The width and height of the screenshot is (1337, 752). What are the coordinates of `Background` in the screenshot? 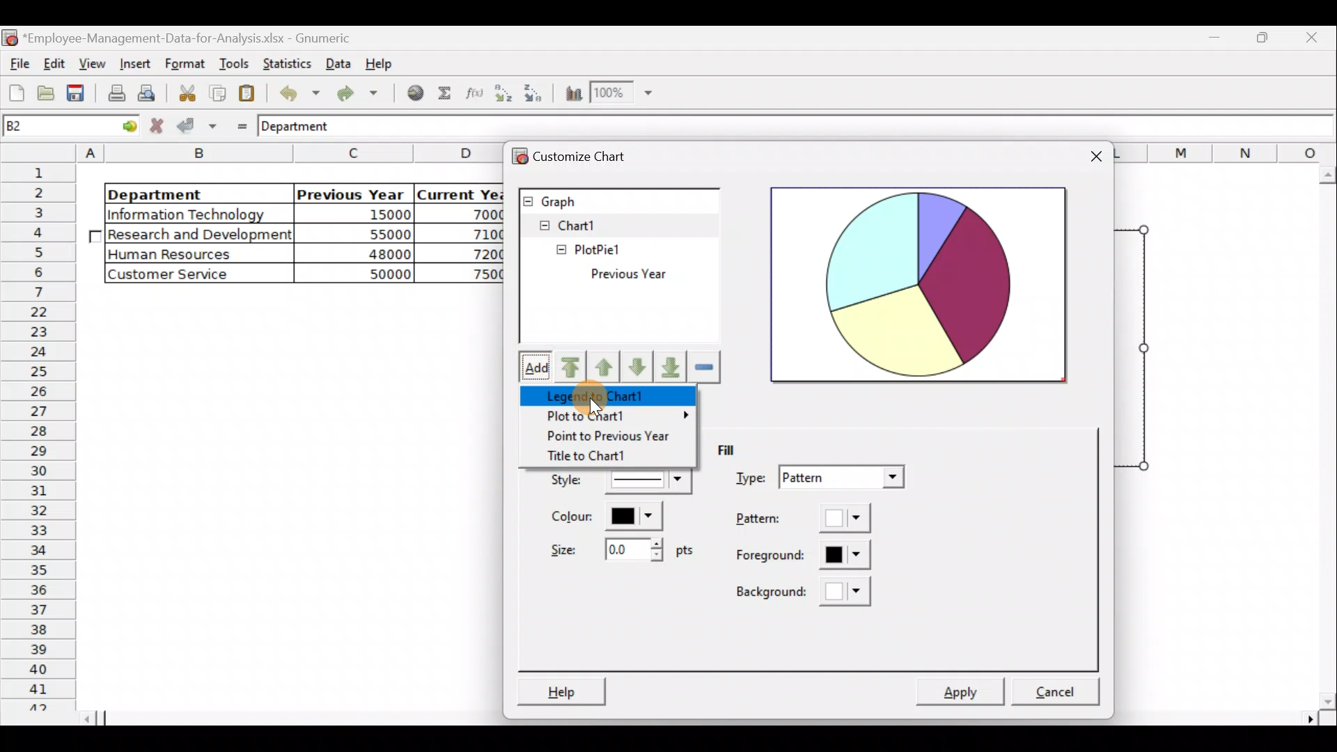 It's located at (807, 592).